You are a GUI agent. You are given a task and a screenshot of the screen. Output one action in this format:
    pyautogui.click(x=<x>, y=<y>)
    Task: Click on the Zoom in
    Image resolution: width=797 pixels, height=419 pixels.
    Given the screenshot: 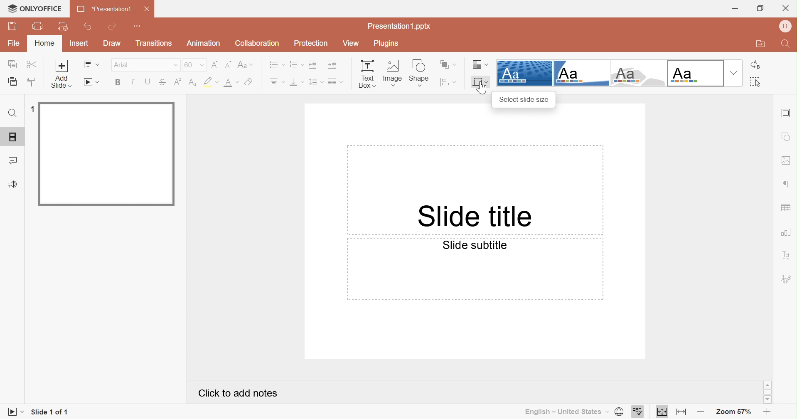 What is the action you would take?
    pyautogui.click(x=702, y=413)
    